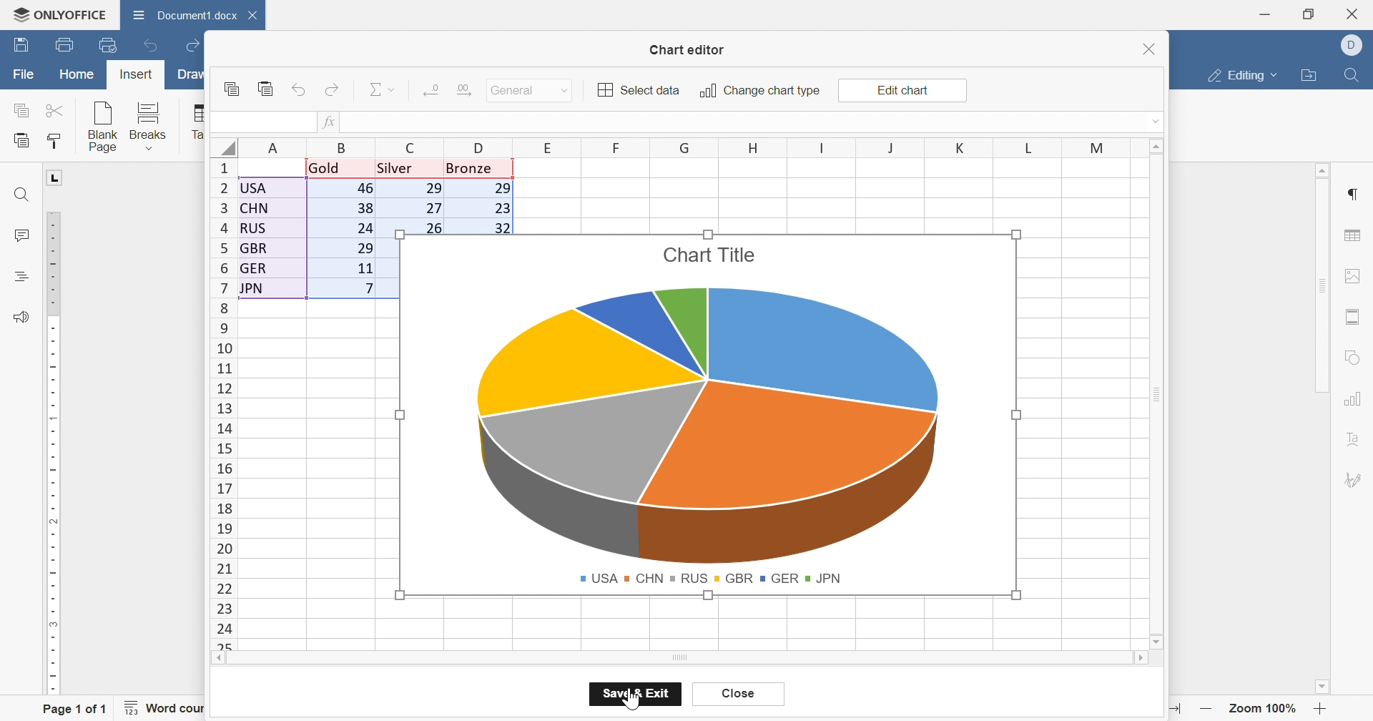 This screenshot has width=1373, height=721. Describe the element at coordinates (1357, 195) in the screenshot. I see `Paragraph settings` at that location.